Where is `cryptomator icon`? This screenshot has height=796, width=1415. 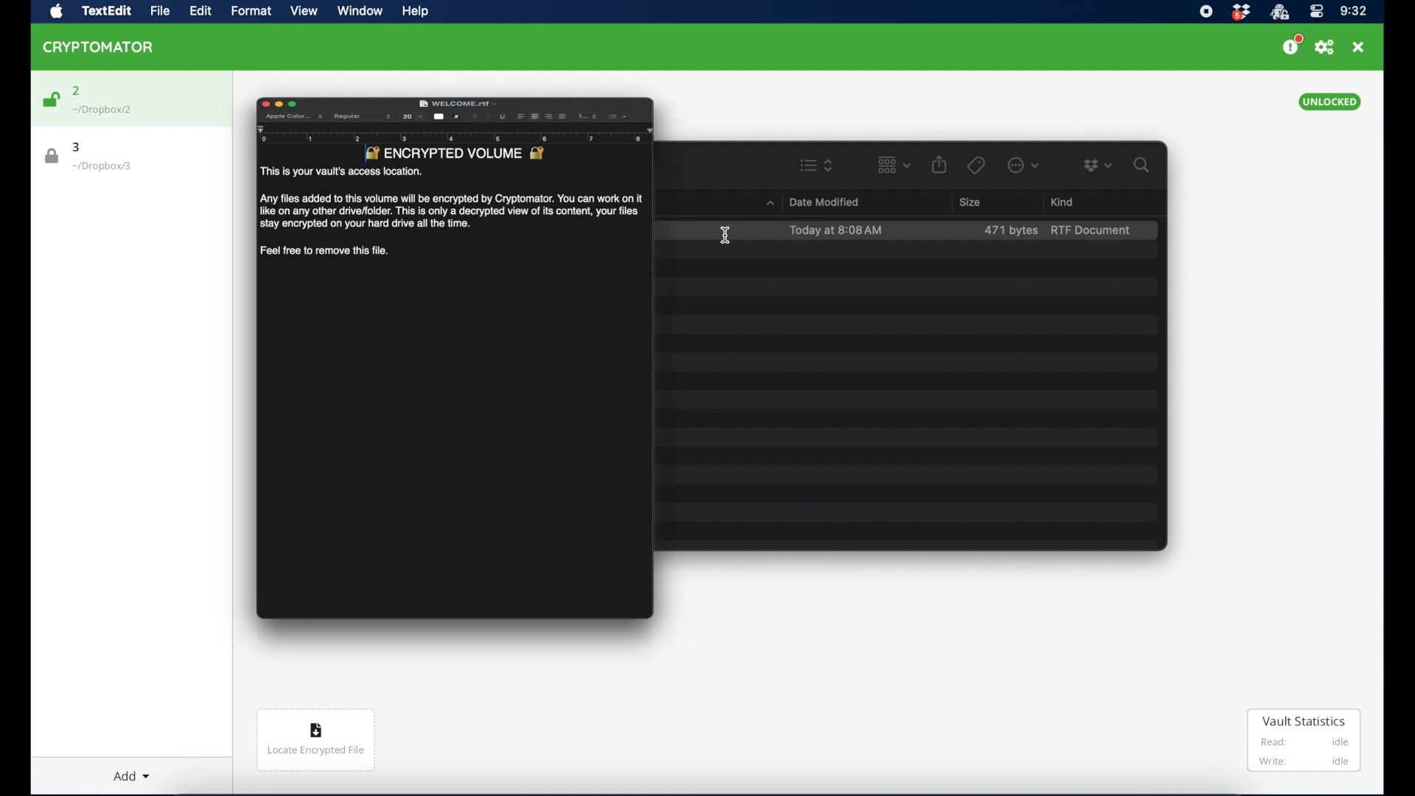
cryptomator icon is located at coordinates (99, 47).